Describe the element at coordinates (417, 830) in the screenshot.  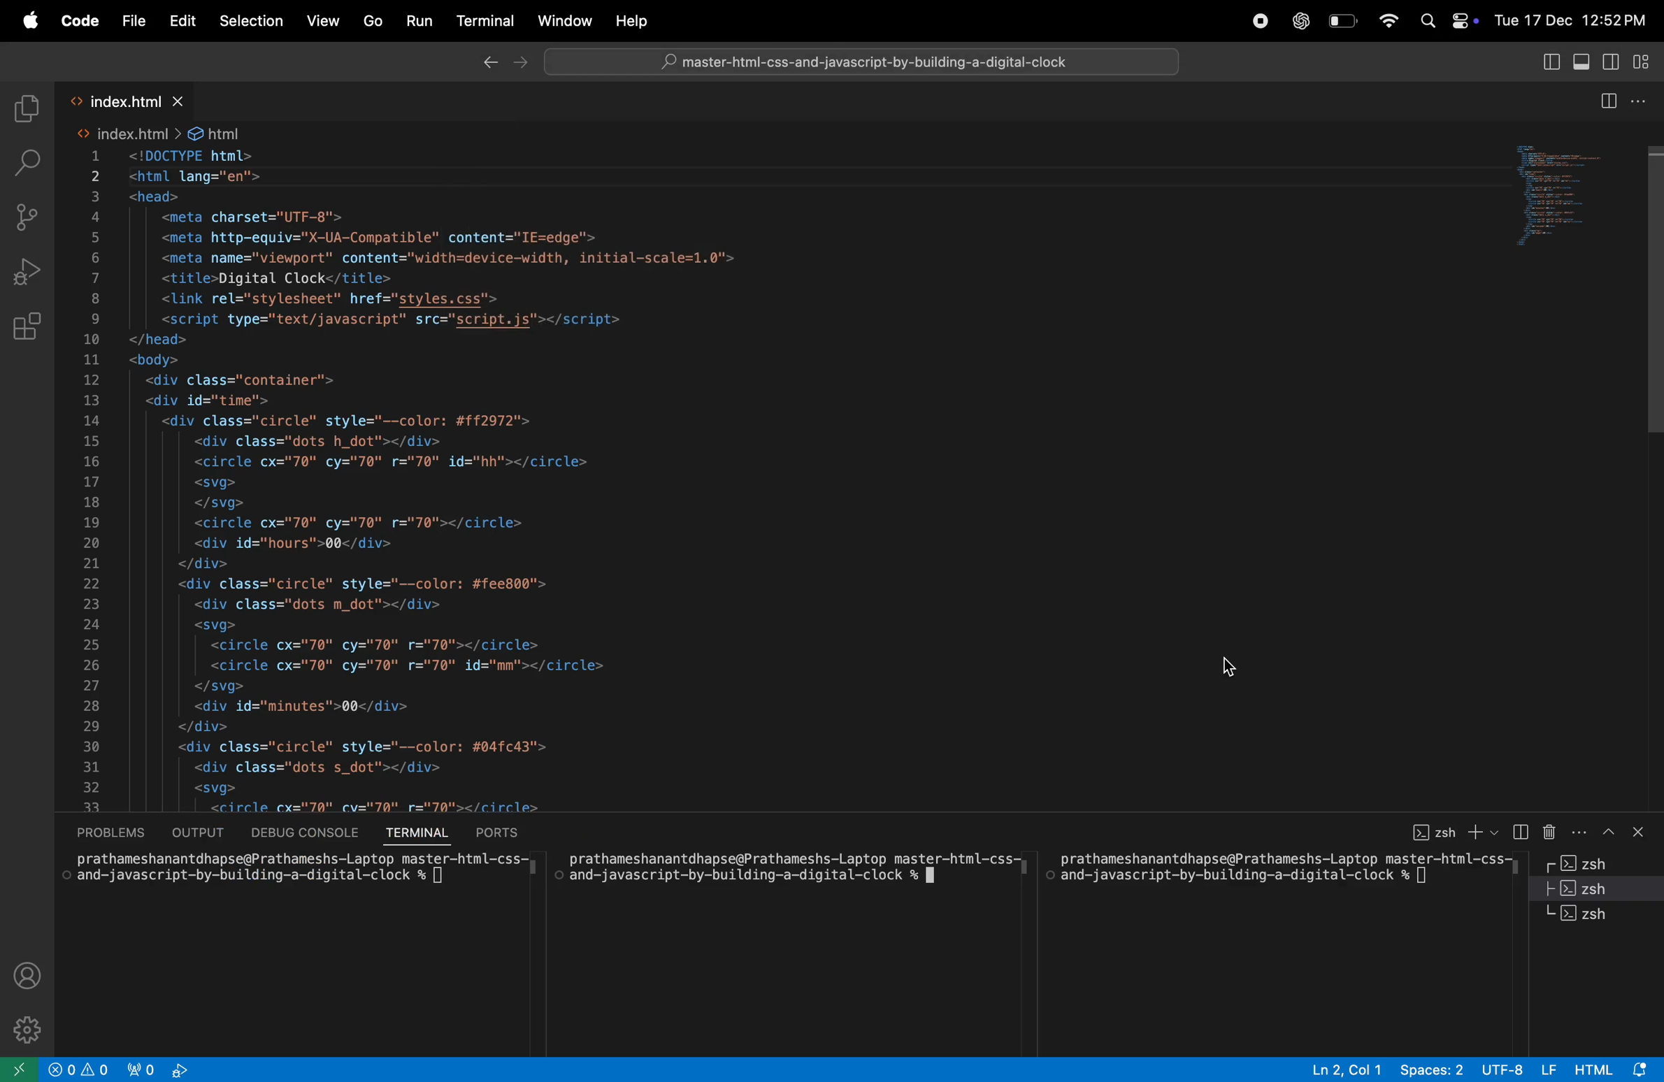
I see `terminal` at that location.